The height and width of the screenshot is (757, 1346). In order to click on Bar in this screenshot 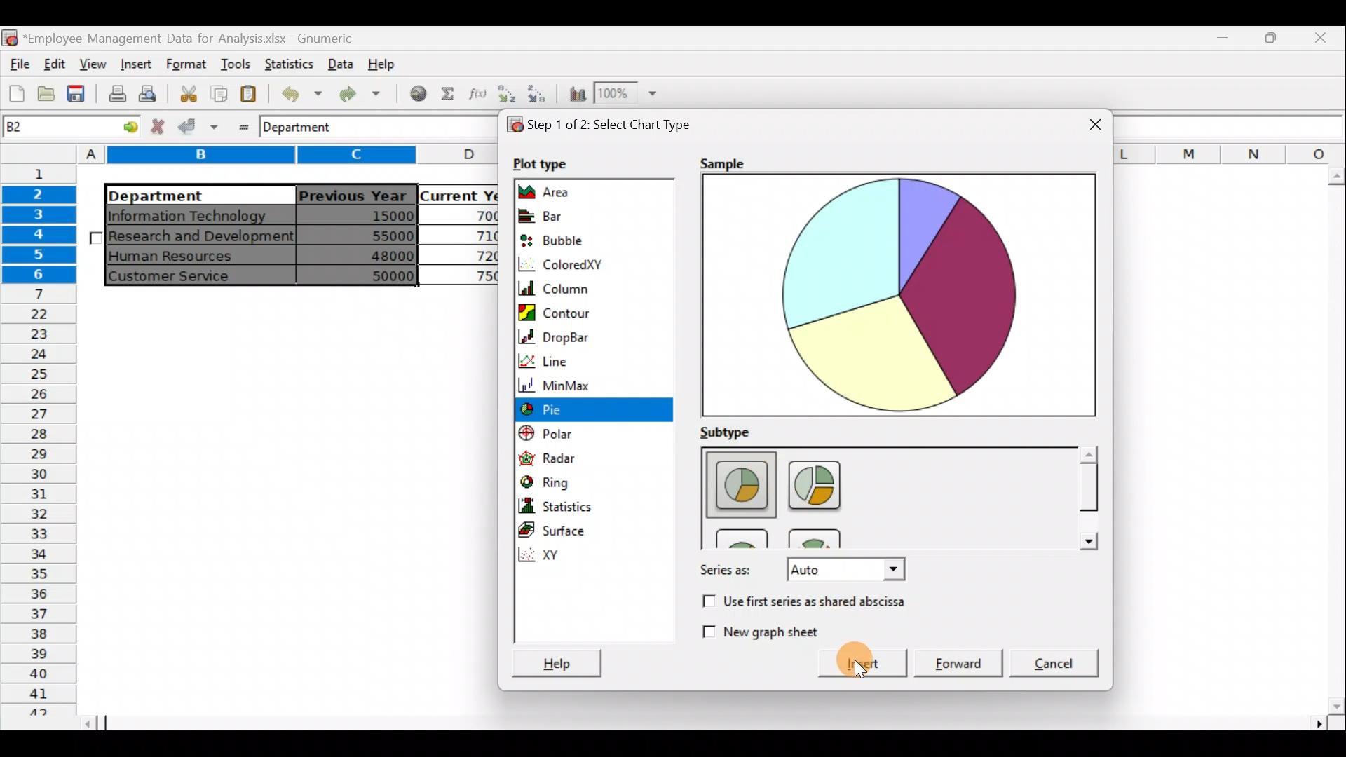, I will do `click(569, 215)`.